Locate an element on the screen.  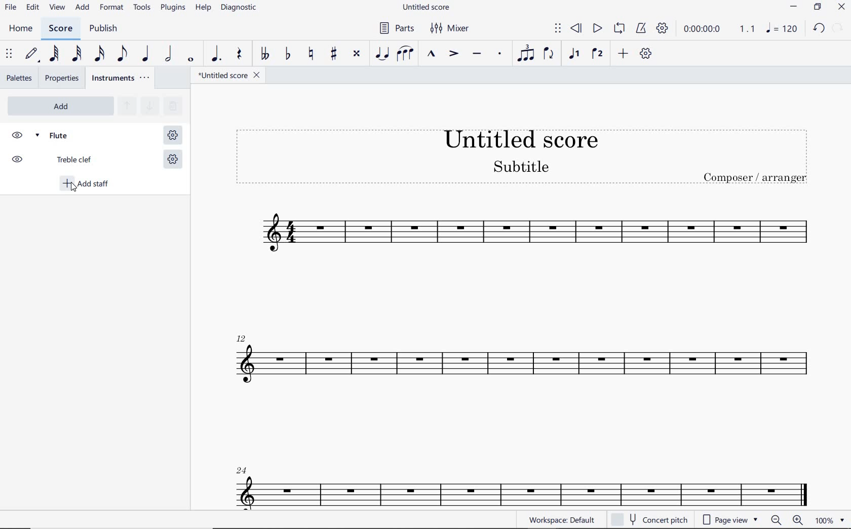
STACCATO is located at coordinates (498, 54).